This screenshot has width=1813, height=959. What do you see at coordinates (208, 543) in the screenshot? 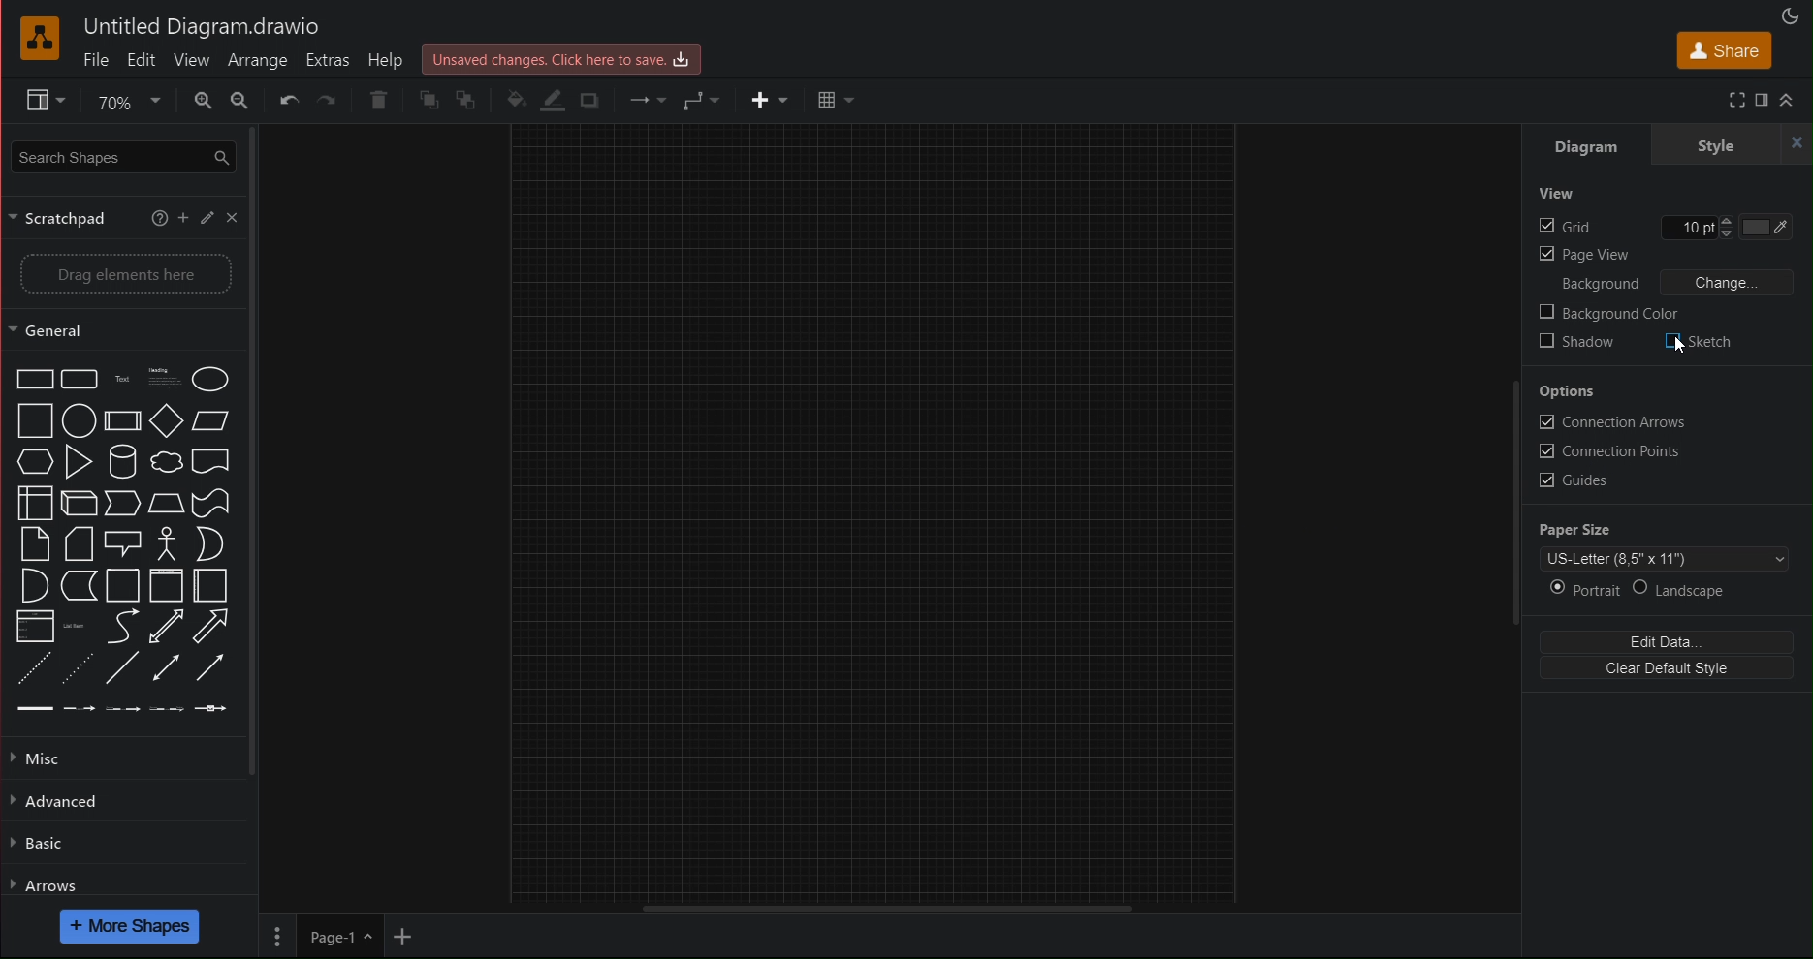
I see `or` at bounding box center [208, 543].